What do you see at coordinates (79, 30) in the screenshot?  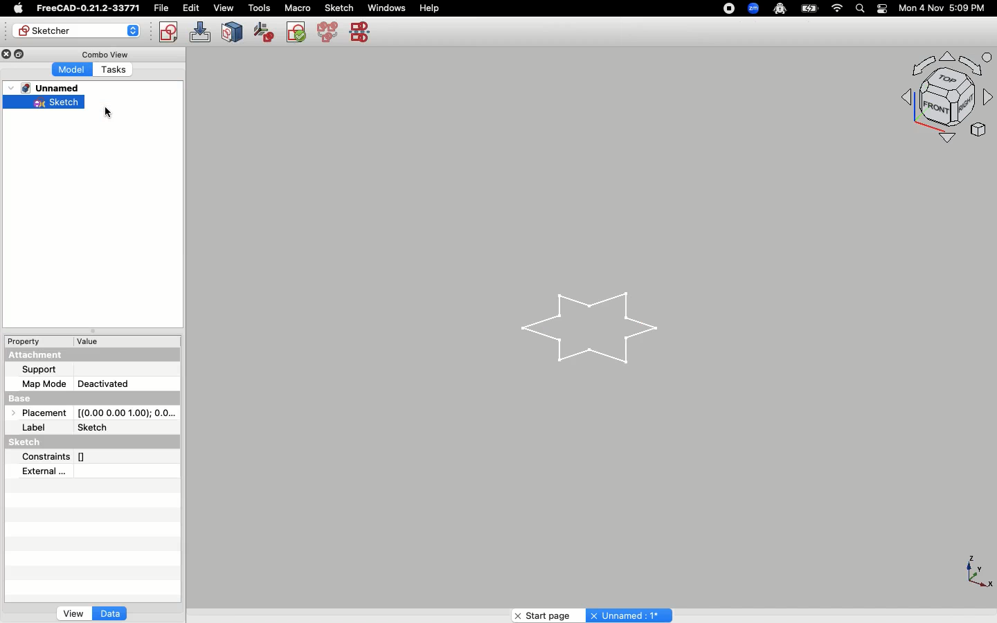 I see `Sketcher` at bounding box center [79, 30].